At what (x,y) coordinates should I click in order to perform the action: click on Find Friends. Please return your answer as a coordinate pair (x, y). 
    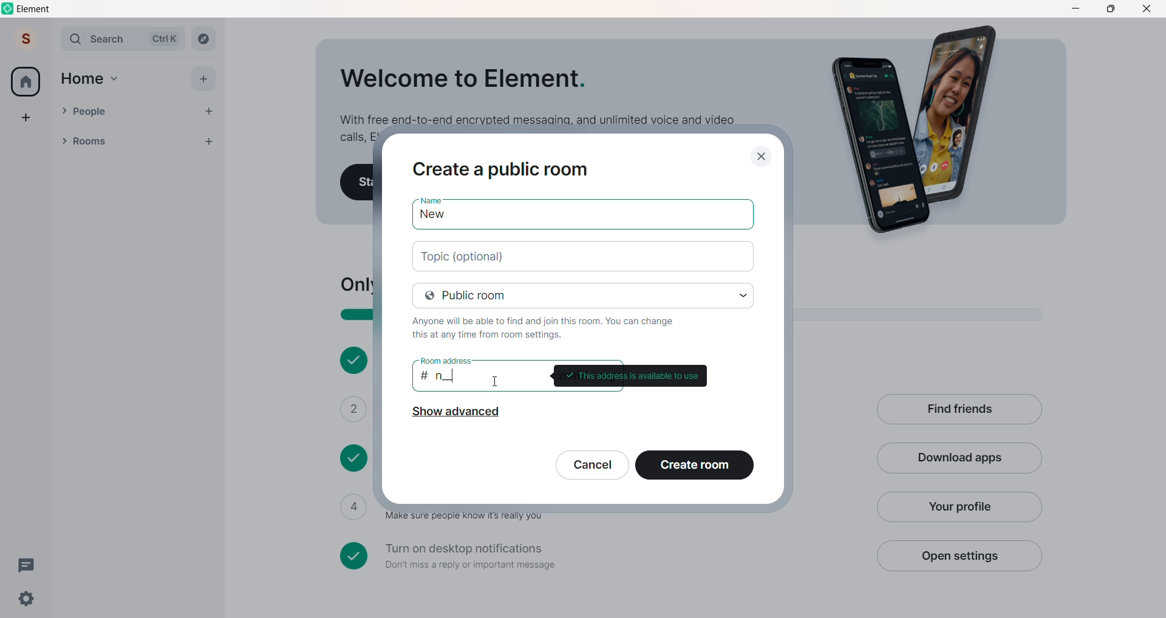
    Looking at the image, I should click on (959, 410).